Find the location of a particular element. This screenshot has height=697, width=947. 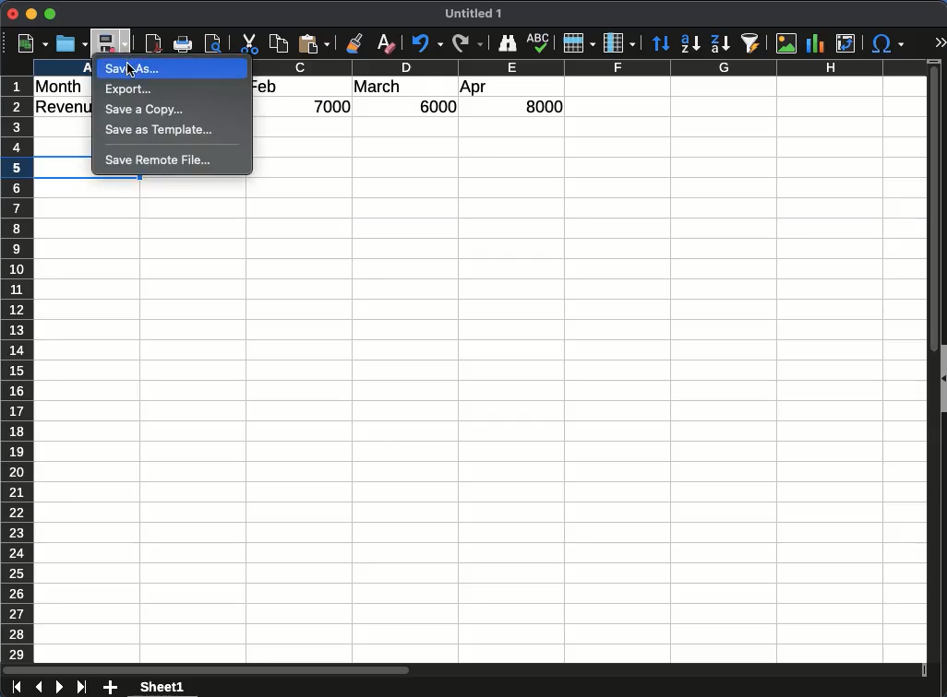

first sheet is located at coordinates (15, 688).